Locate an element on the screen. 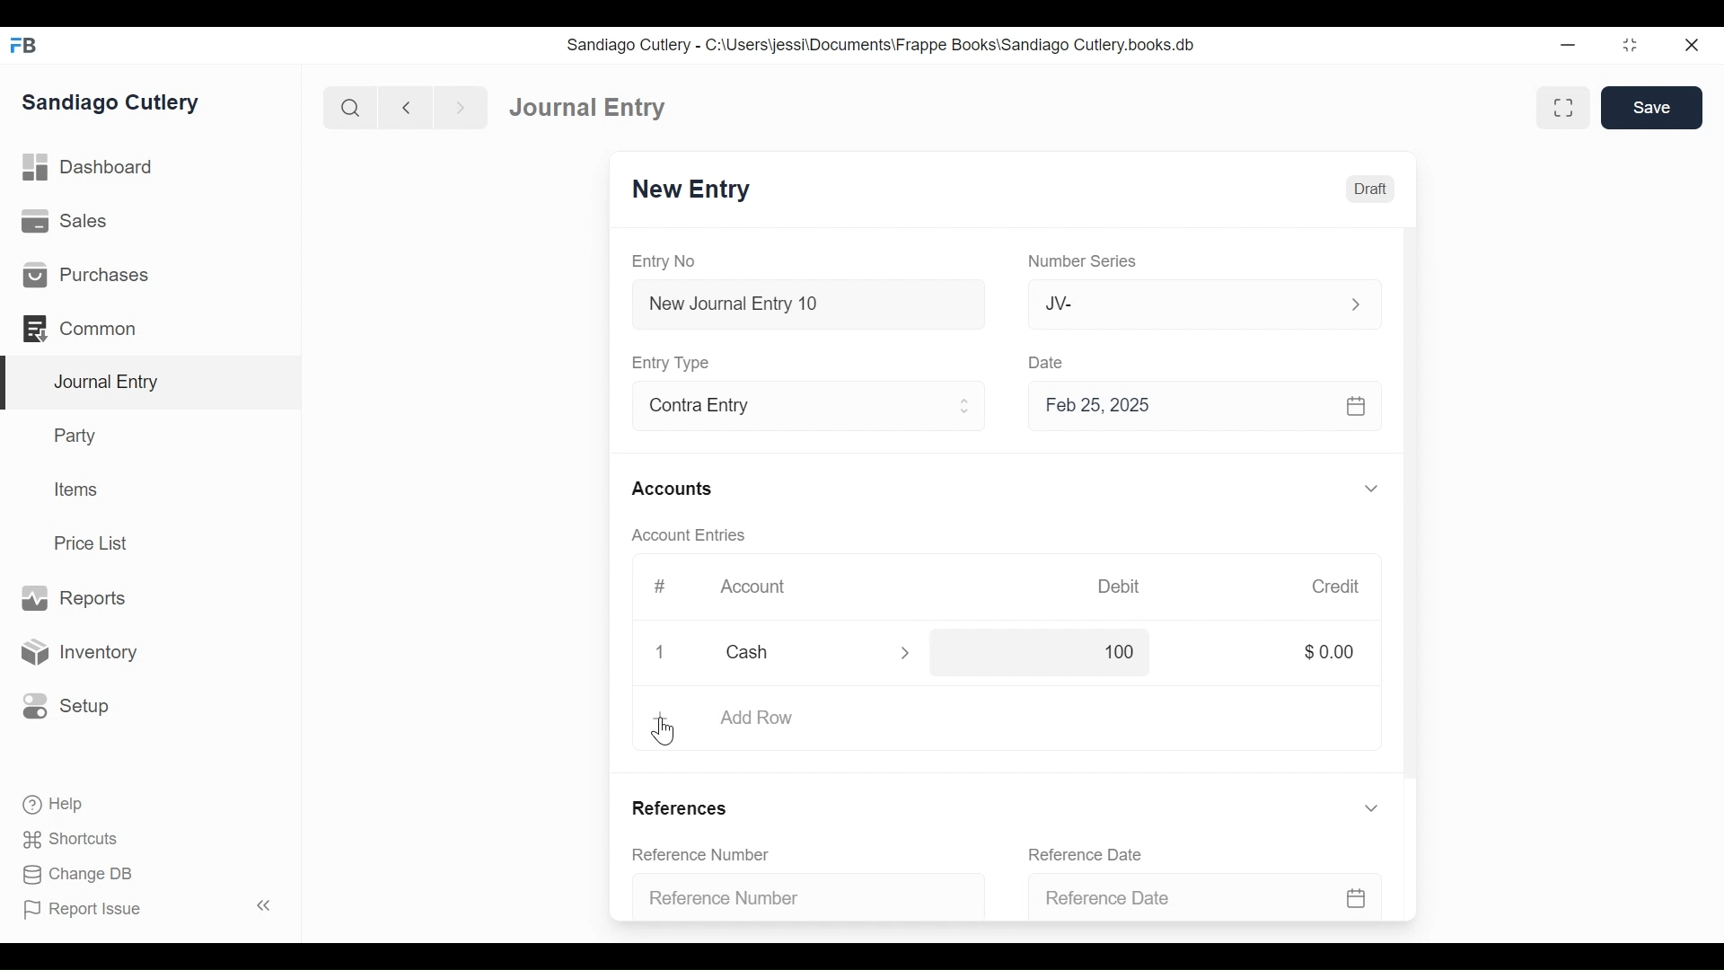  Restore is located at coordinates (1630, 47).